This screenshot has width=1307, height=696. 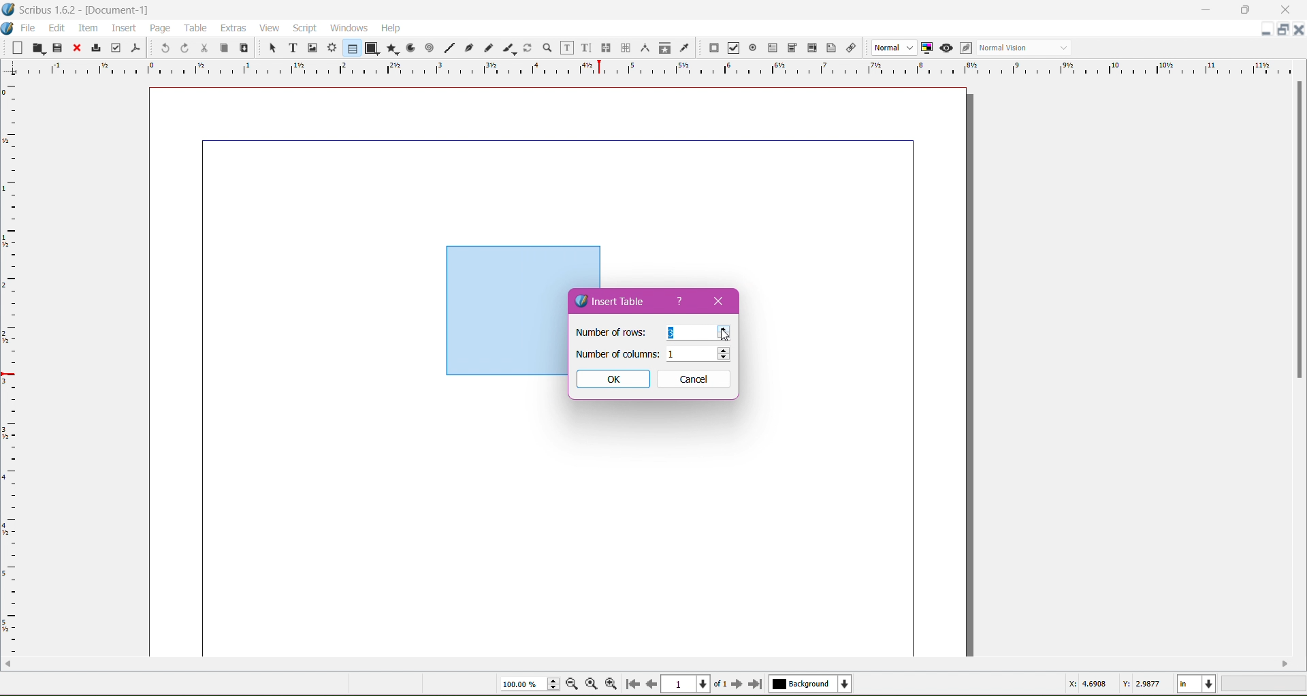 What do you see at coordinates (739, 683) in the screenshot?
I see `Next Page` at bounding box center [739, 683].